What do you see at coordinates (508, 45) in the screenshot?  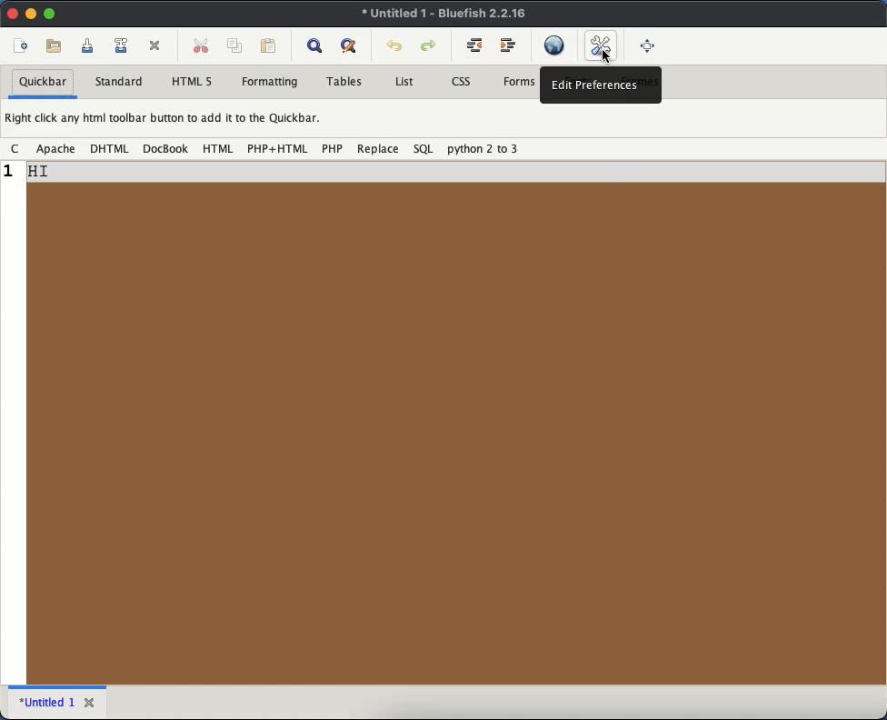 I see `indent` at bounding box center [508, 45].